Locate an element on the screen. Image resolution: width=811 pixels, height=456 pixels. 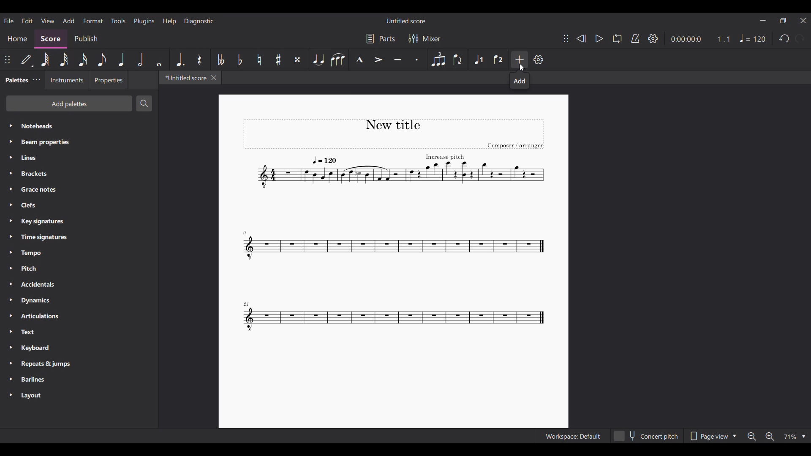
Add menu is located at coordinates (69, 21).